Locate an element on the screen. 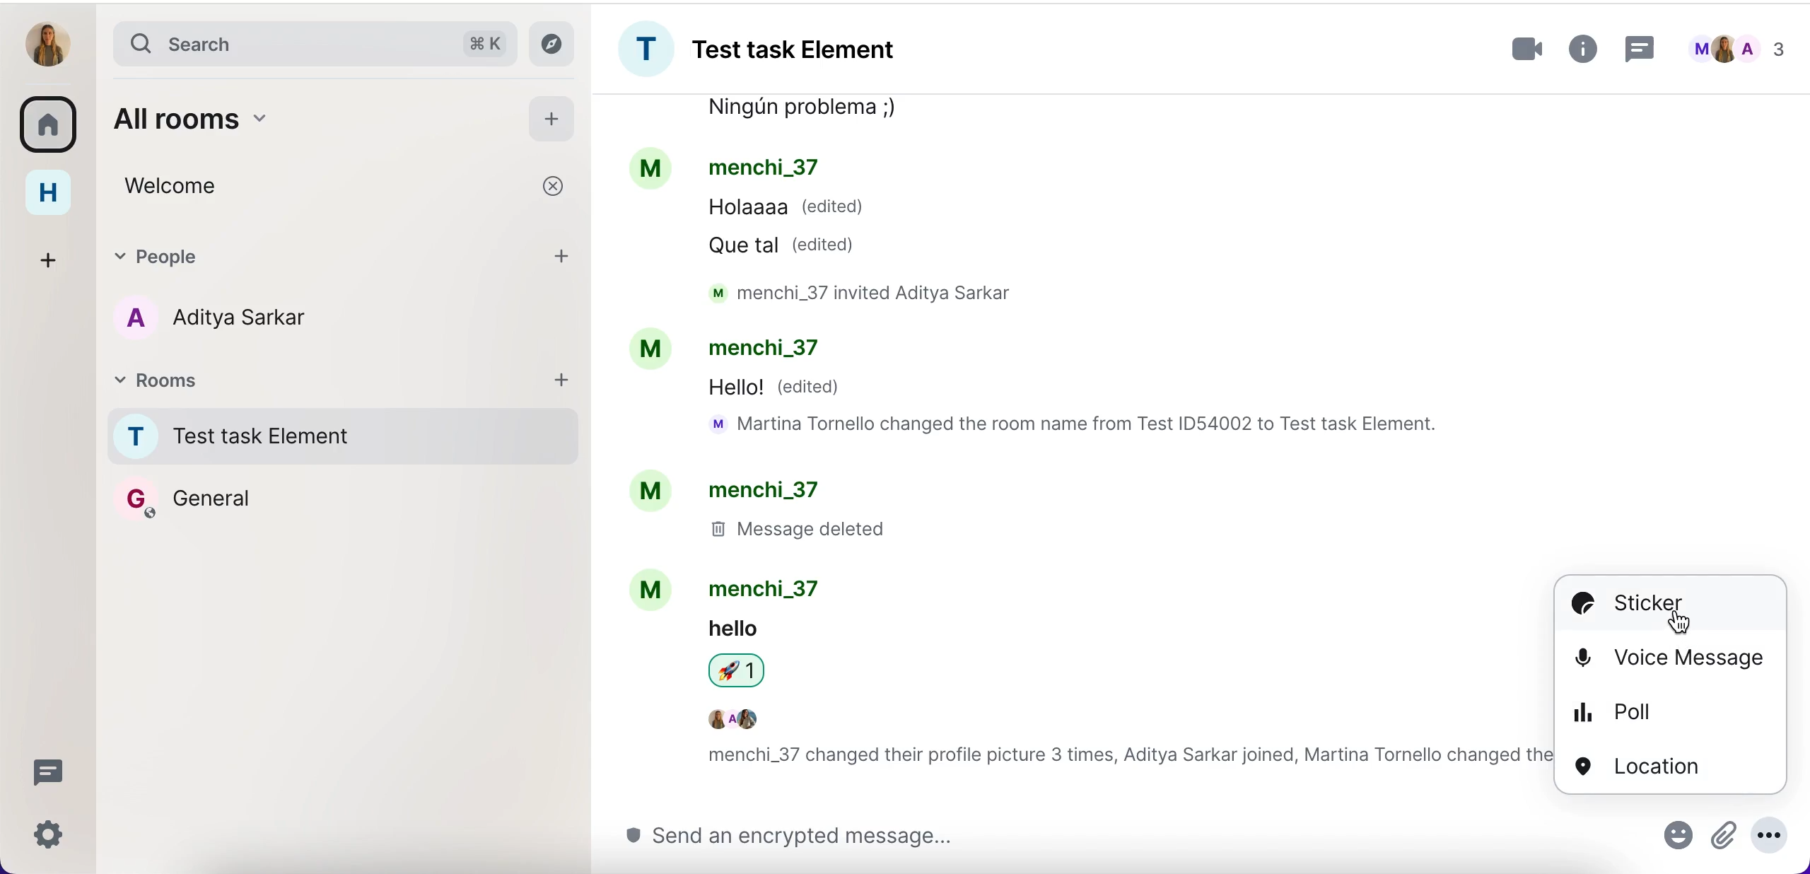  quick settings is located at coordinates (49, 834).